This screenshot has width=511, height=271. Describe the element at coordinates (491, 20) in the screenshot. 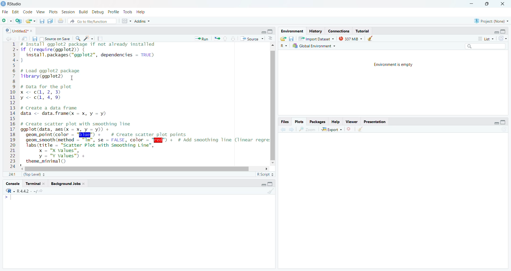

I see `Project: (None) ` at that location.